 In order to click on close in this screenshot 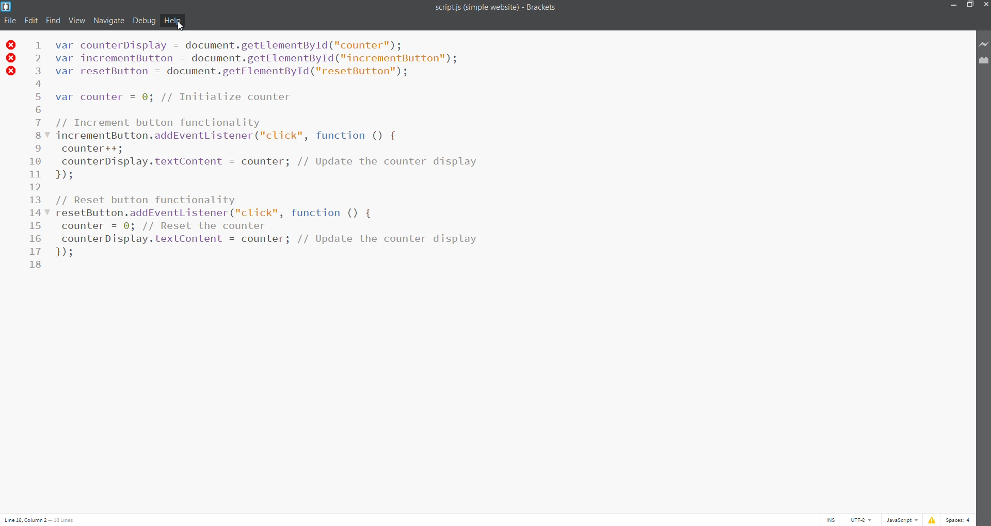, I will do `click(985, 5)`.